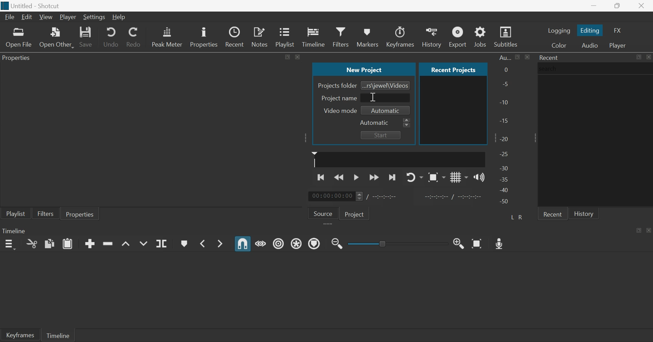  Describe the element at coordinates (133, 36) in the screenshot. I see `Redo` at that location.